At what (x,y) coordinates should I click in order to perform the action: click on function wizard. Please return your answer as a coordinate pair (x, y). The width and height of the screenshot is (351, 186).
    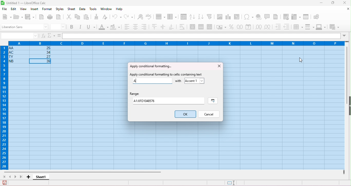
    Looking at the image, I should click on (44, 36).